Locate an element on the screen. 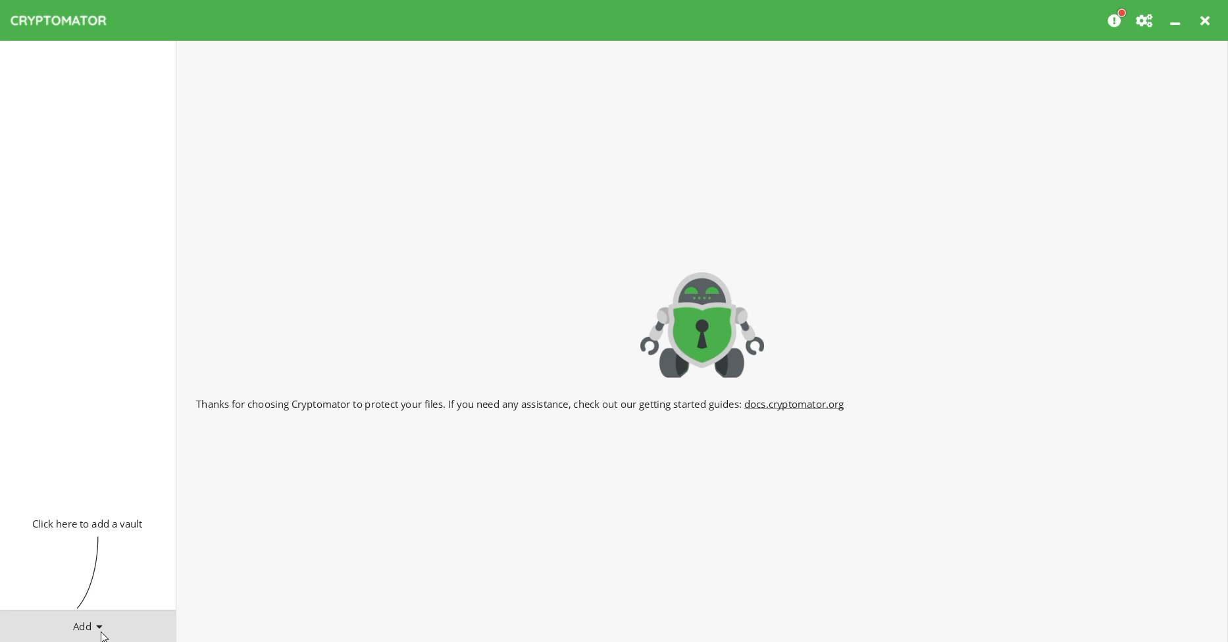 This screenshot has width=1228, height=642. Click here to add vault is located at coordinates (85, 522).